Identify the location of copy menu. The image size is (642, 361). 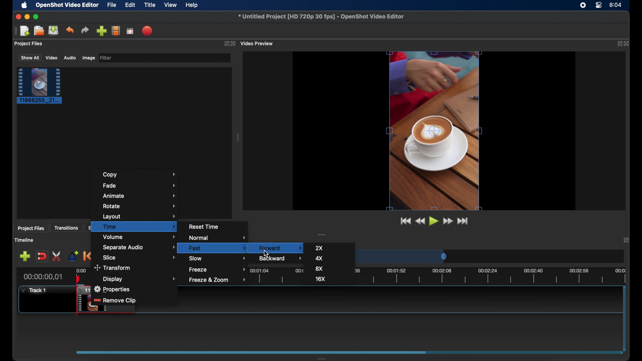
(139, 175).